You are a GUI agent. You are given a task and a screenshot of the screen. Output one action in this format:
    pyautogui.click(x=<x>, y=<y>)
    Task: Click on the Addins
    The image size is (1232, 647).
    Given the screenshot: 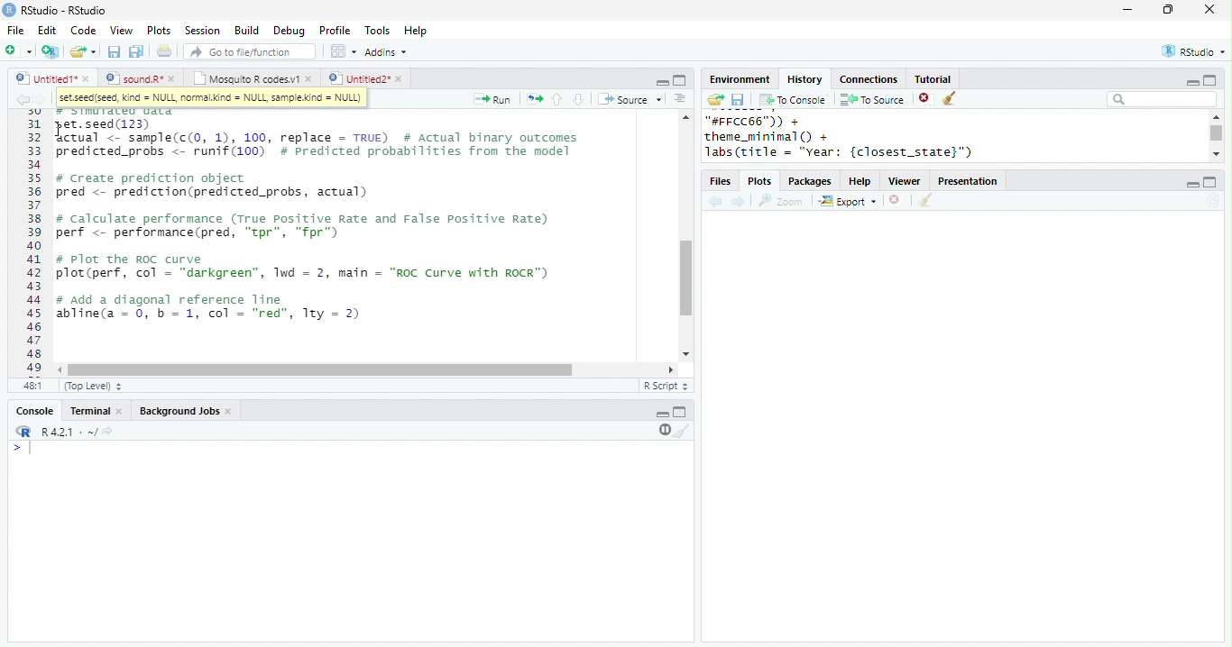 What is the action you would take?
    pyautogui.click(x=386, y=52)
    